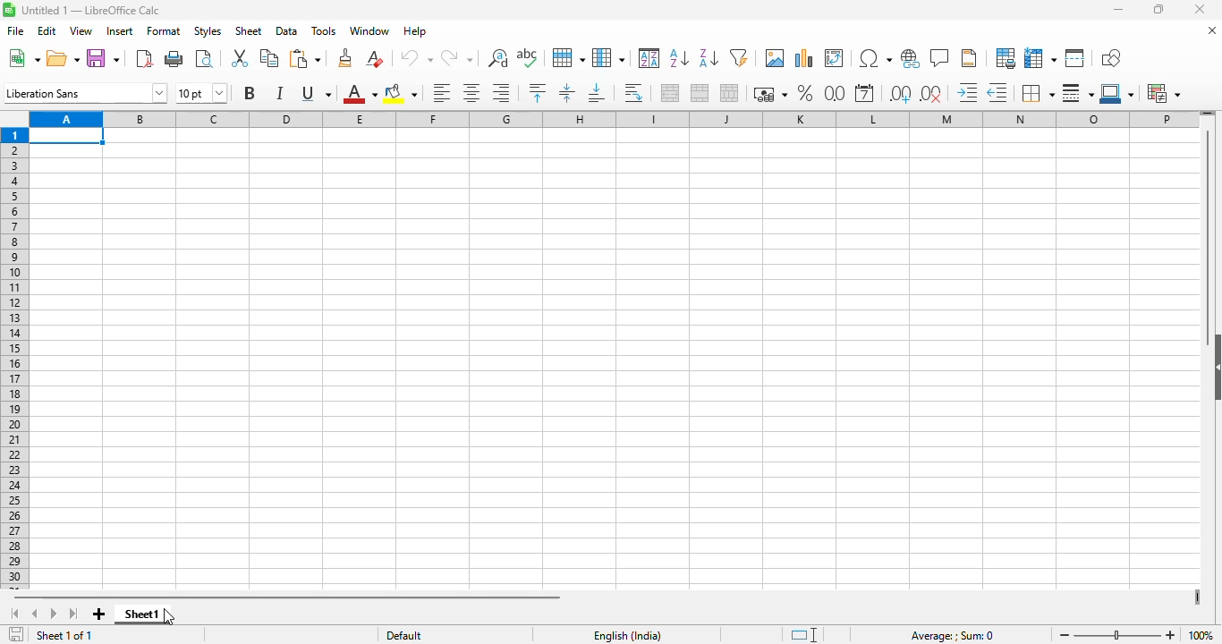 The width and height of the screenshot is (1222, 644). I want to click on autoFilter, so click(739, 58).